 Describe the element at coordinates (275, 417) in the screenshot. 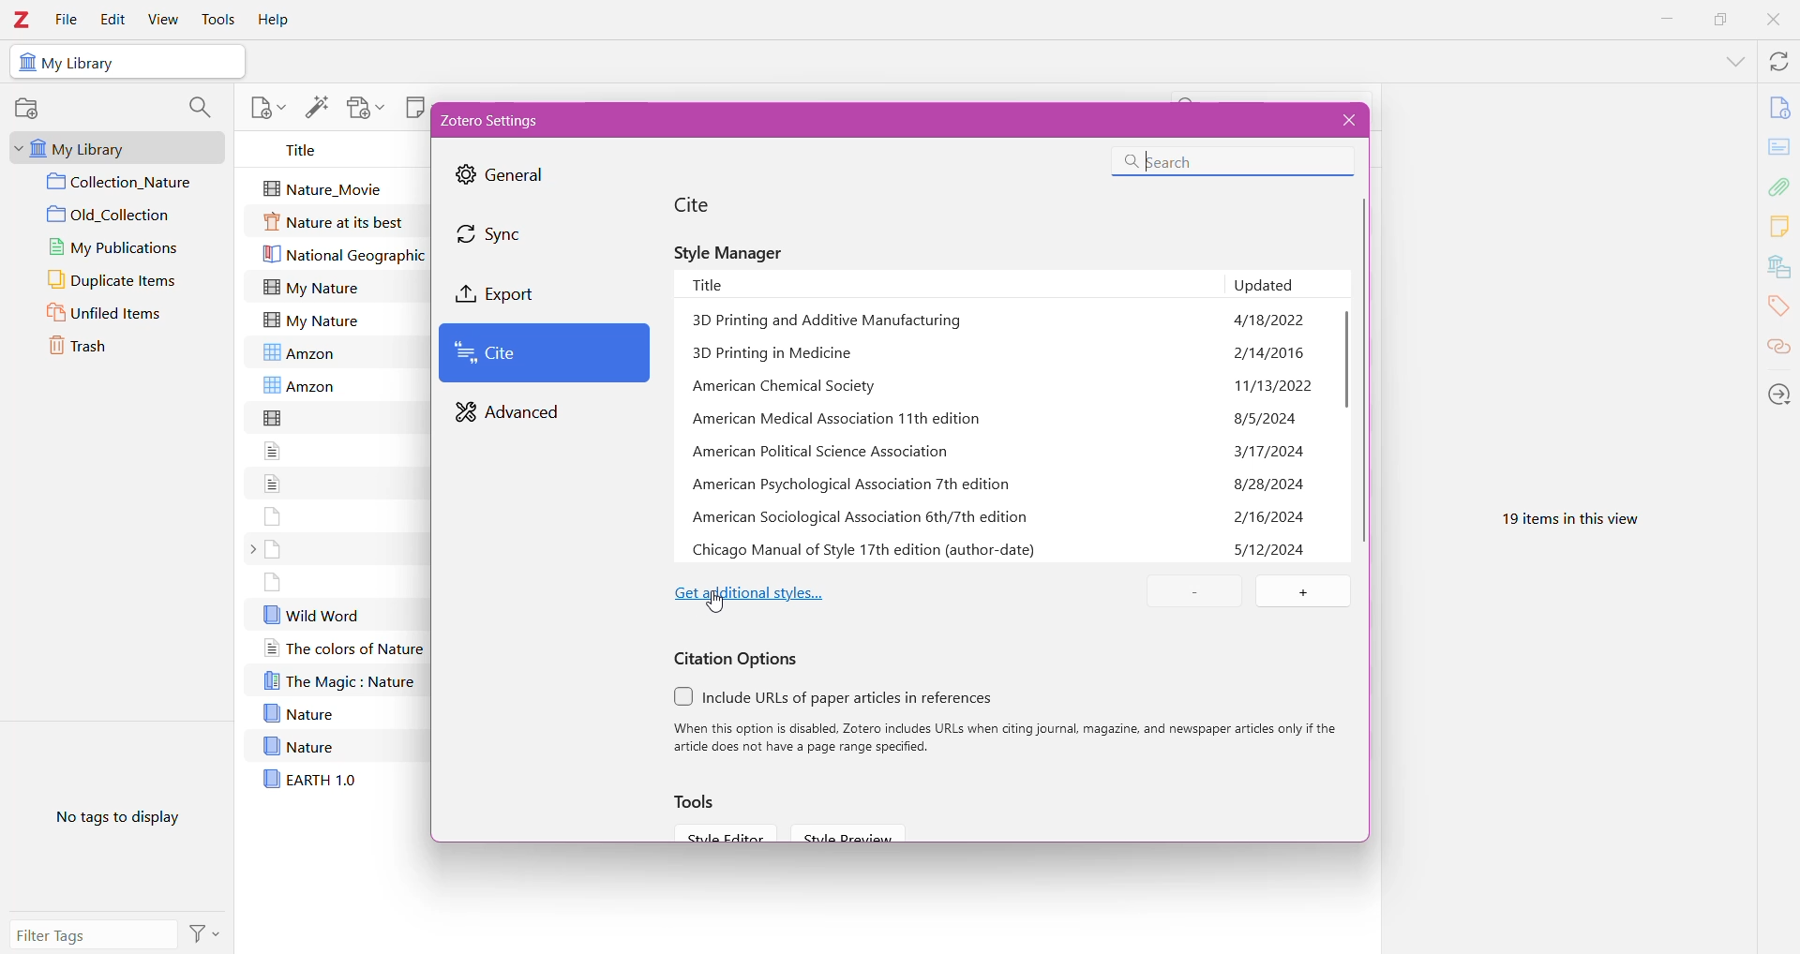

I see `file without title` at that location.